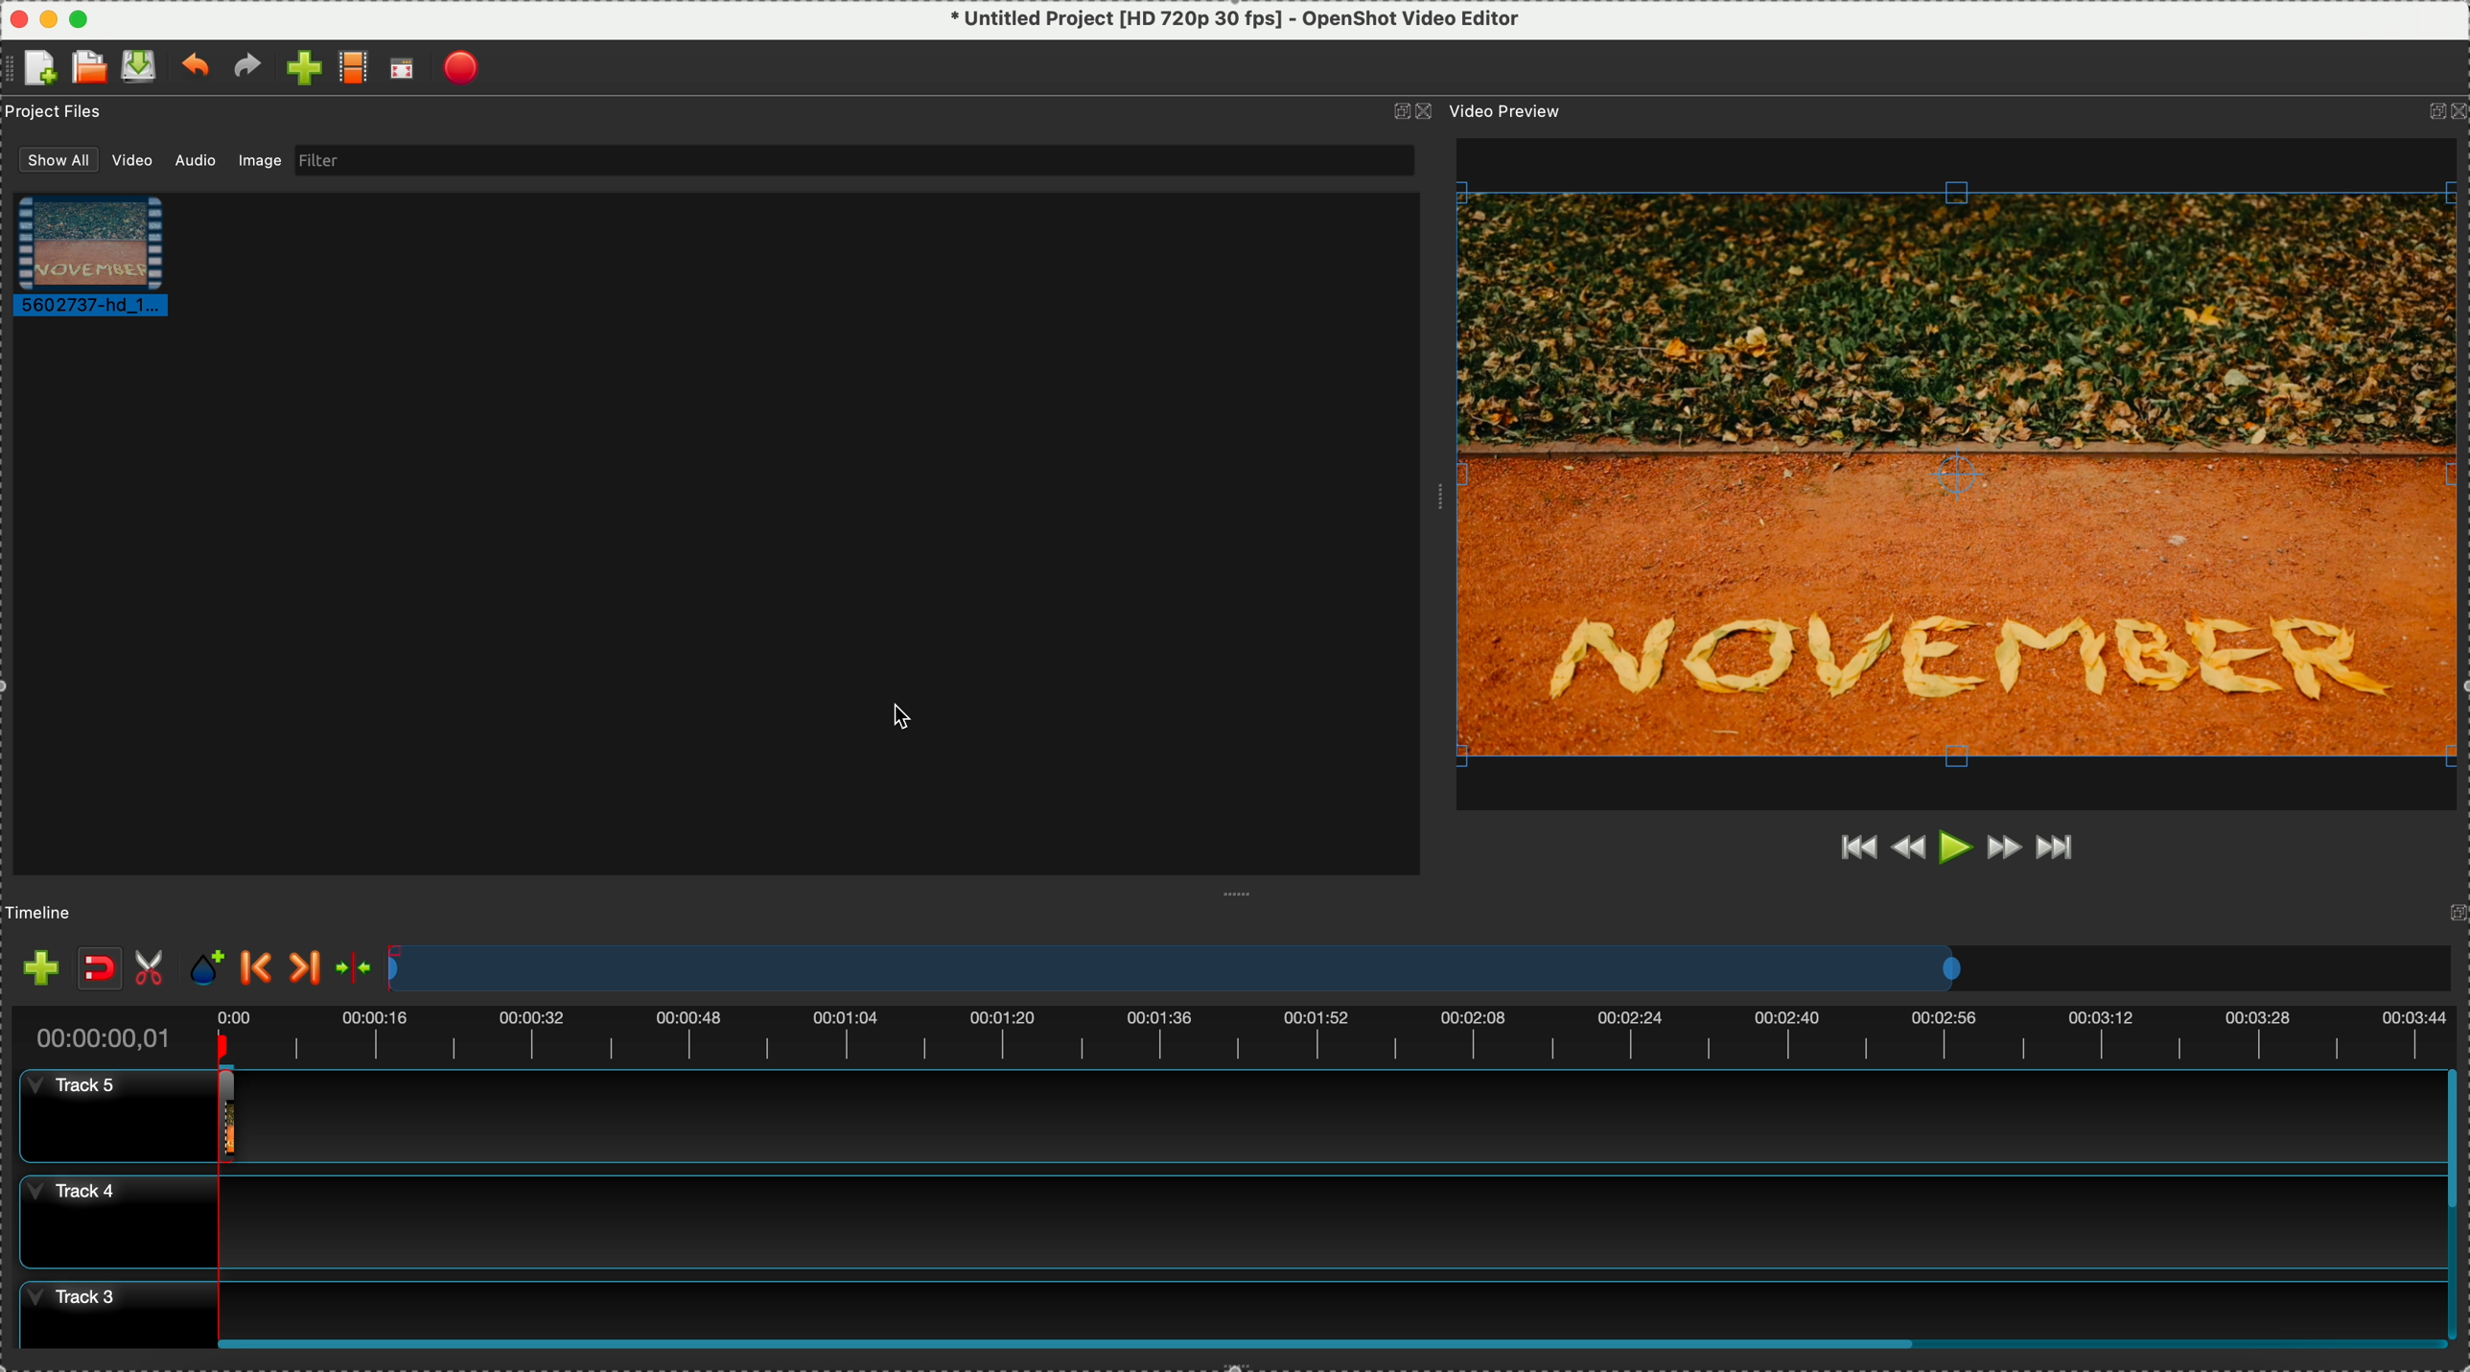 Image resolution: width=2470 pixels, height=1372 pixels. Describe the element at coordinates (1223, 1115) in the screenshot. I see `track 5` at that location.